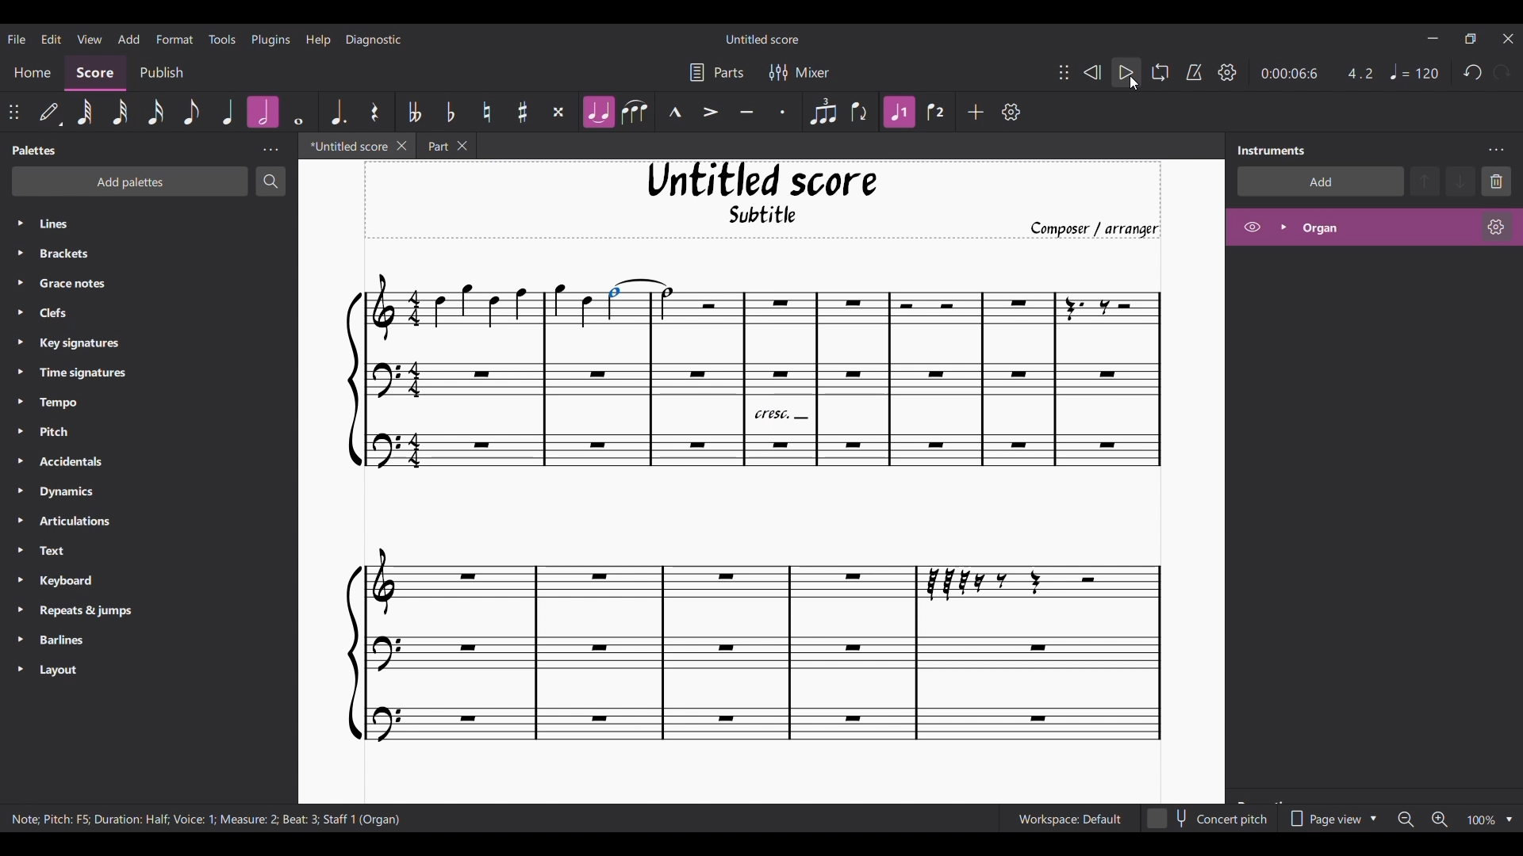 The width and height of the screenshot is (1523, 856). I want to click on Show interface in a smaller tab, so click(1470, 38).